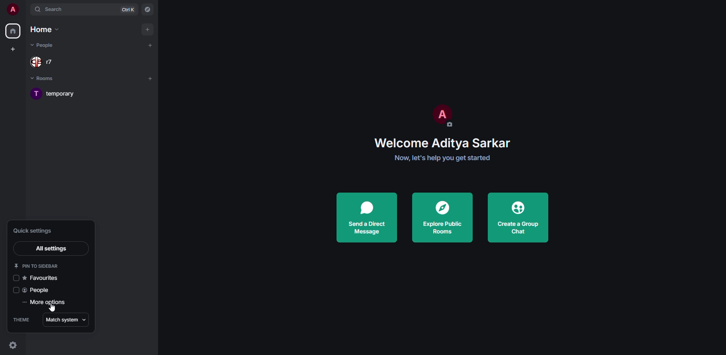 The width and height of the screenshot is (726, 355). What do you see at coordinates (444, 142) in the screenshot?
I see `Welcome Aditya Sarkar` at bounding box center [444, 142].